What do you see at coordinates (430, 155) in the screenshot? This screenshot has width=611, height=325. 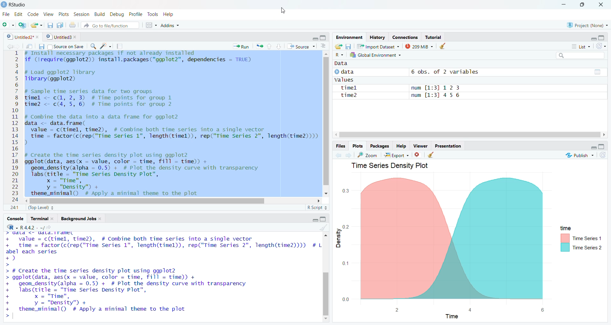 I see `Clean` at bounding box center [430, 155].